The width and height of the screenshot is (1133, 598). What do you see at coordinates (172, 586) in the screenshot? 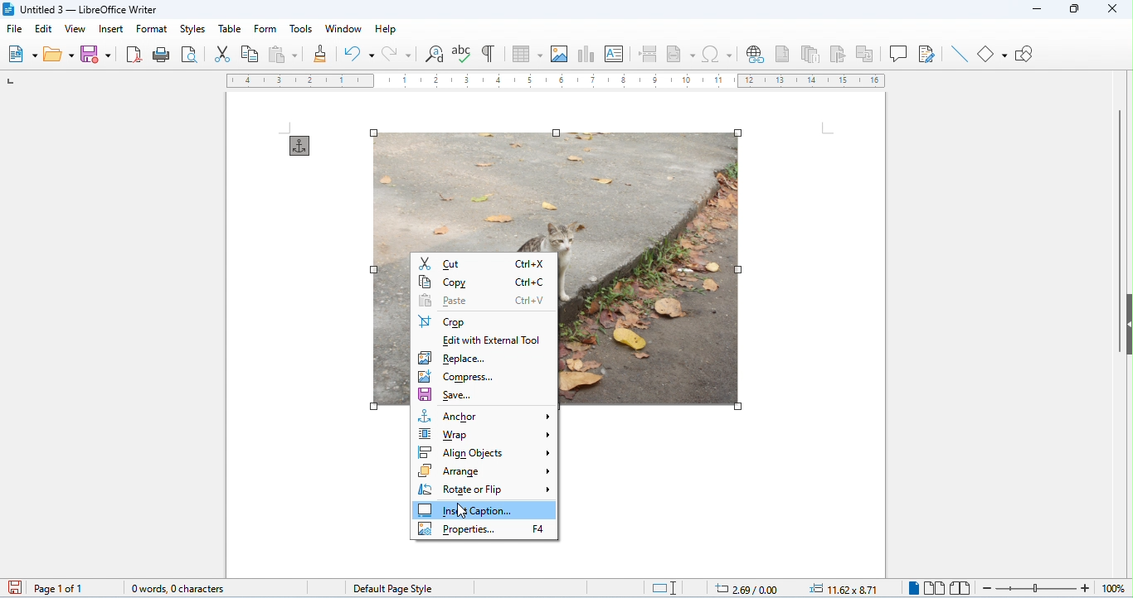
I see `word count` at bounding box center [172, 586].